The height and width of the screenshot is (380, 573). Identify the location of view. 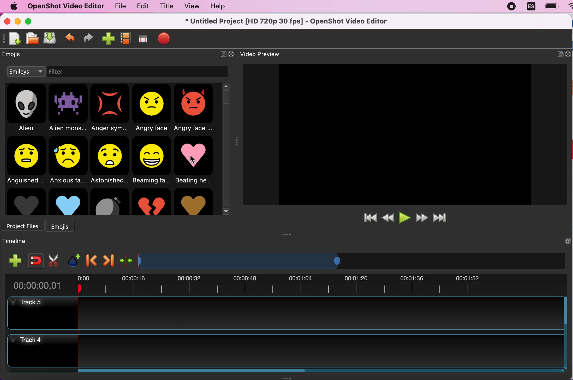
(189, 6).